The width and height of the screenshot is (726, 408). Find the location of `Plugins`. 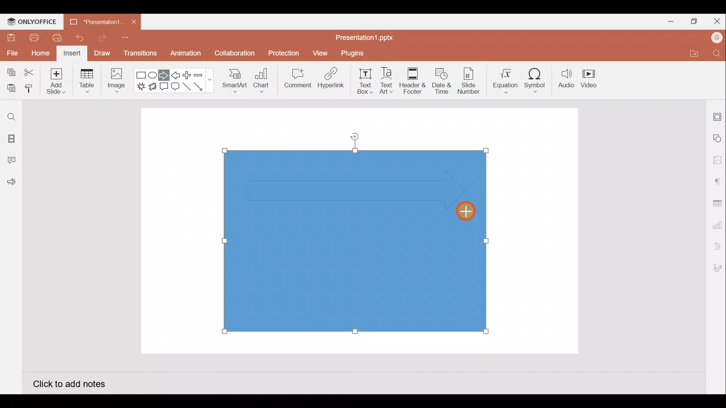

Plugins is located at coordinates (358, 52).